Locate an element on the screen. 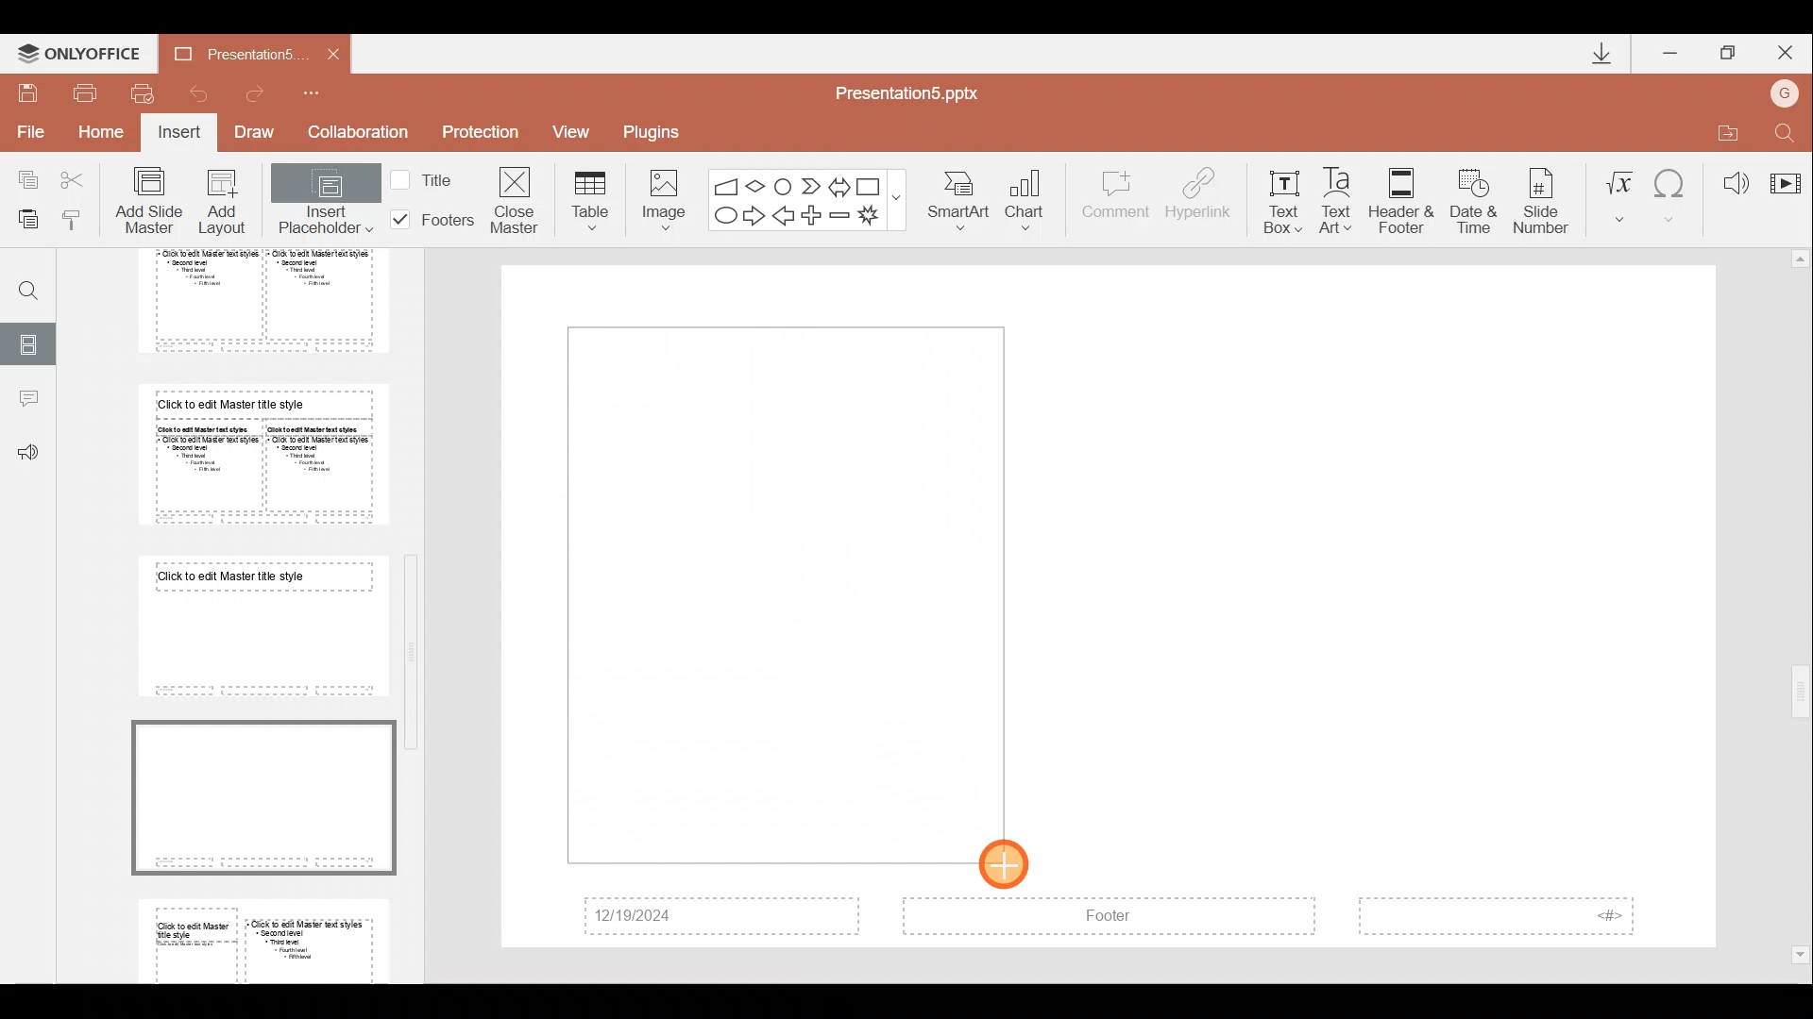 The height and width of the screenshot is (1019, 1813). Presentation slide is located at coordinates (1413, 608).